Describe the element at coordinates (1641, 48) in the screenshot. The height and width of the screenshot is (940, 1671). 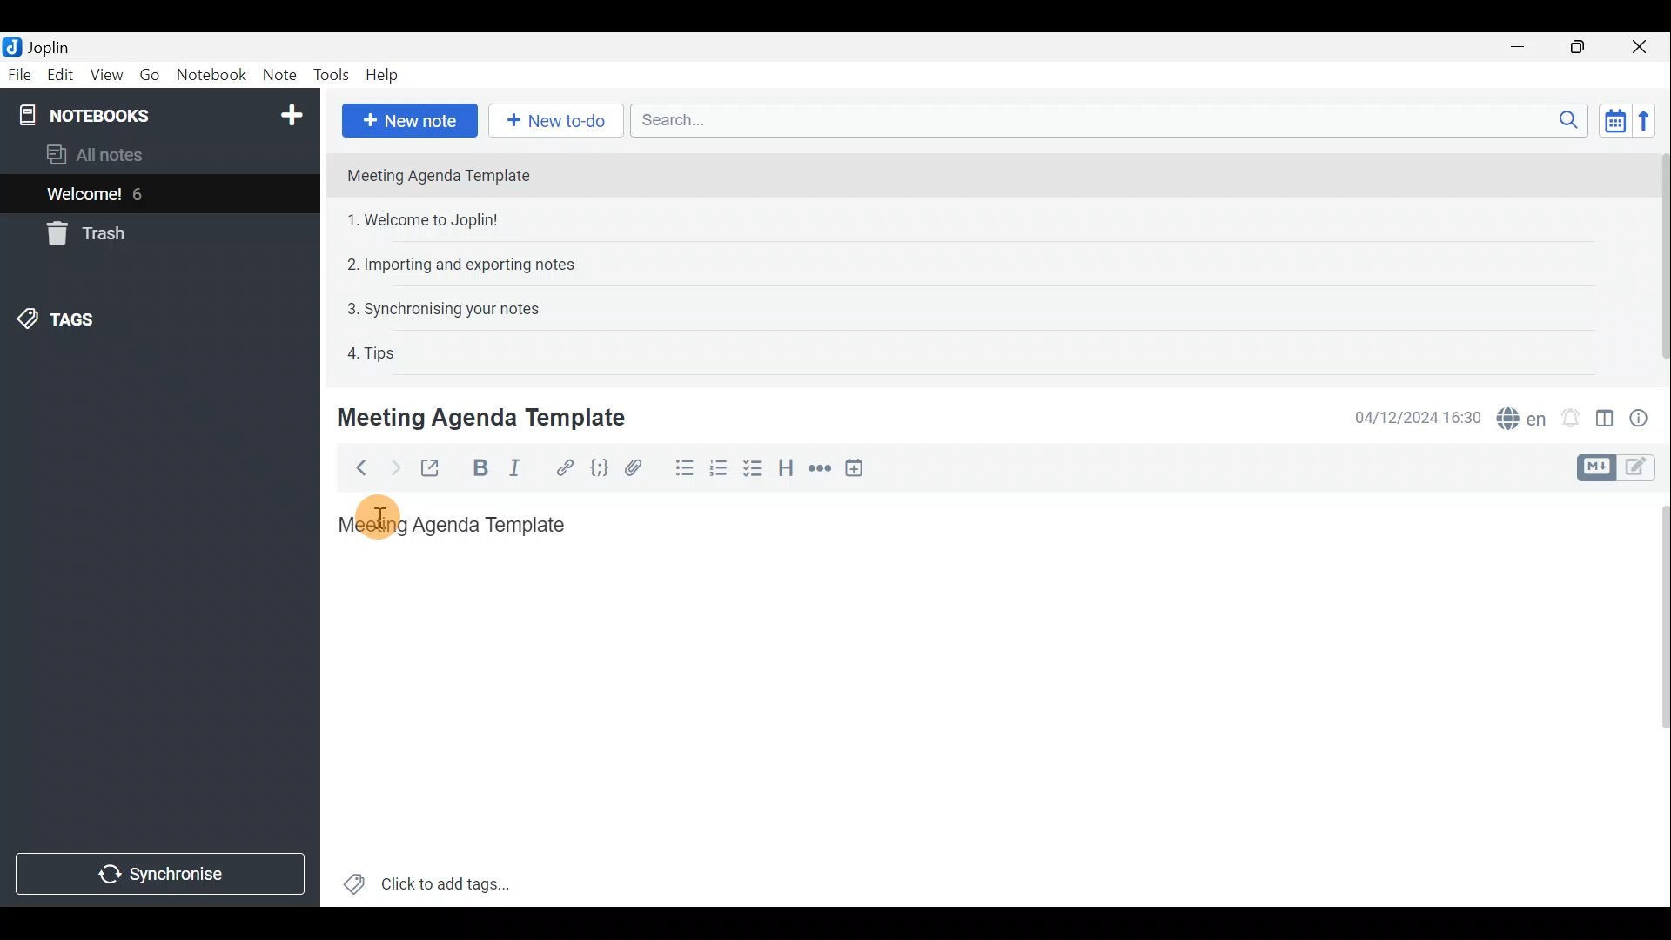
I see `Close` at that location.